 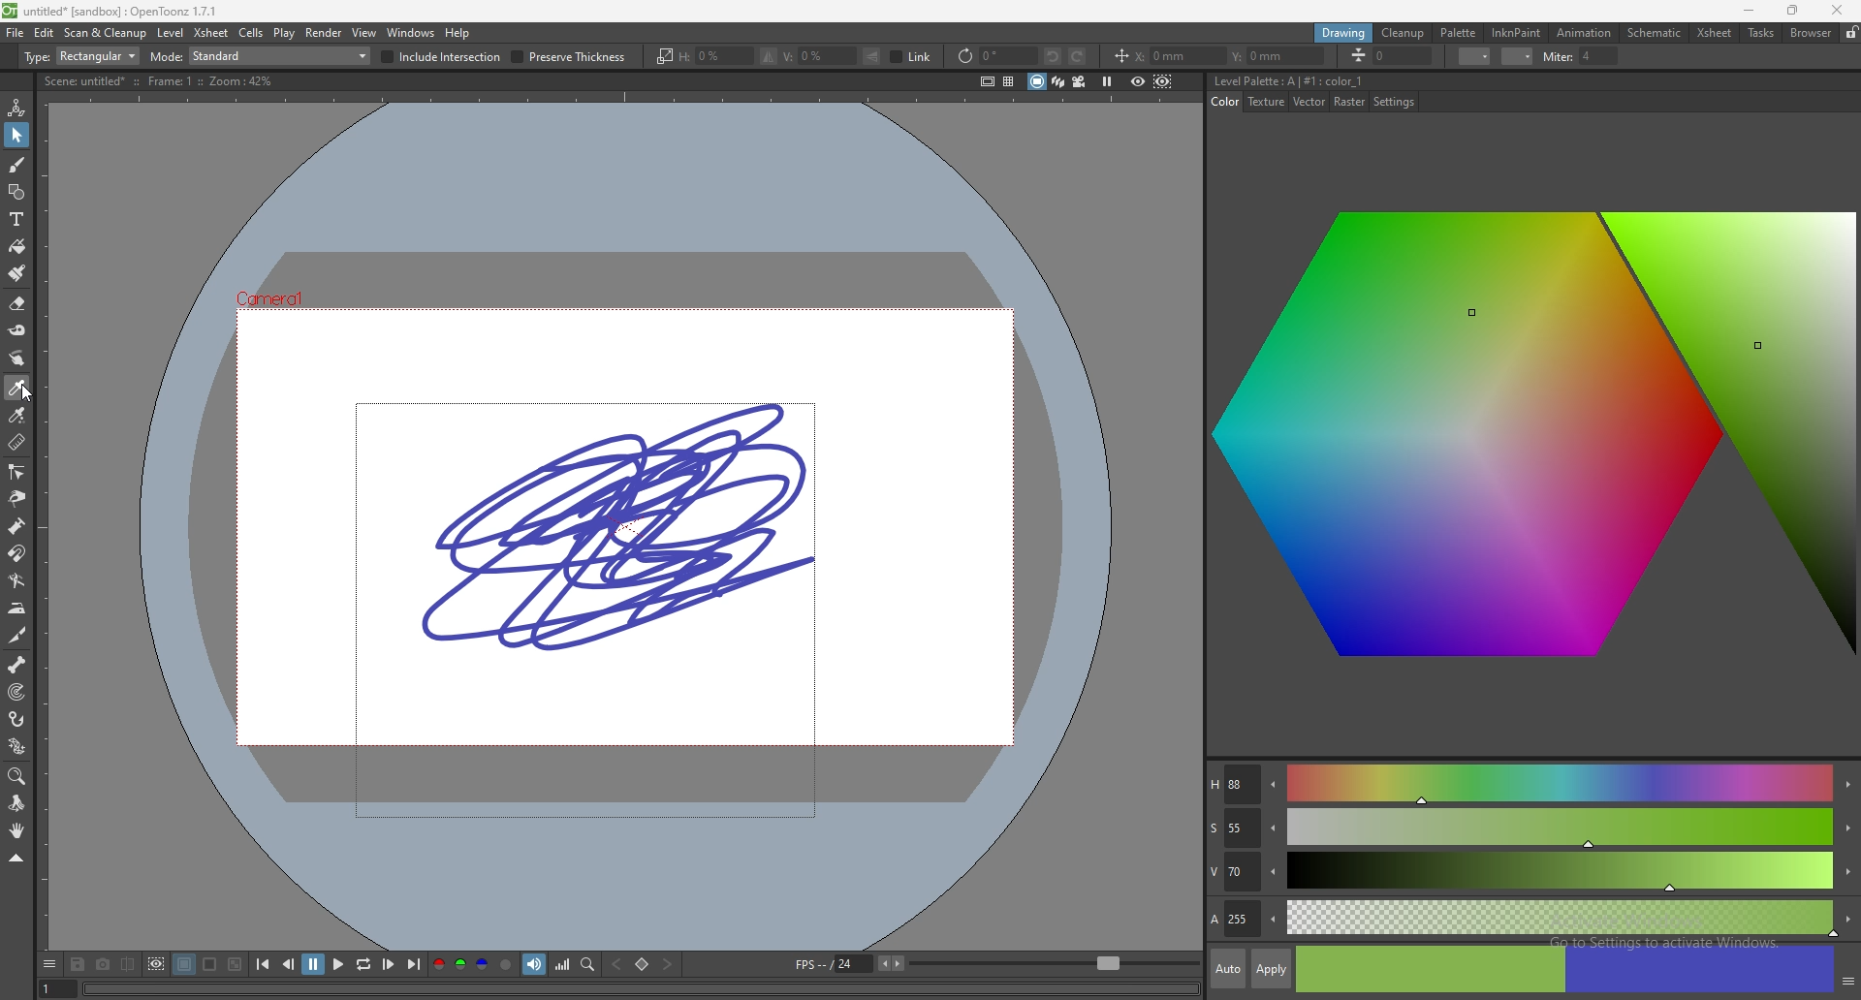 I want to click on cells, so click(x=251, y=33).